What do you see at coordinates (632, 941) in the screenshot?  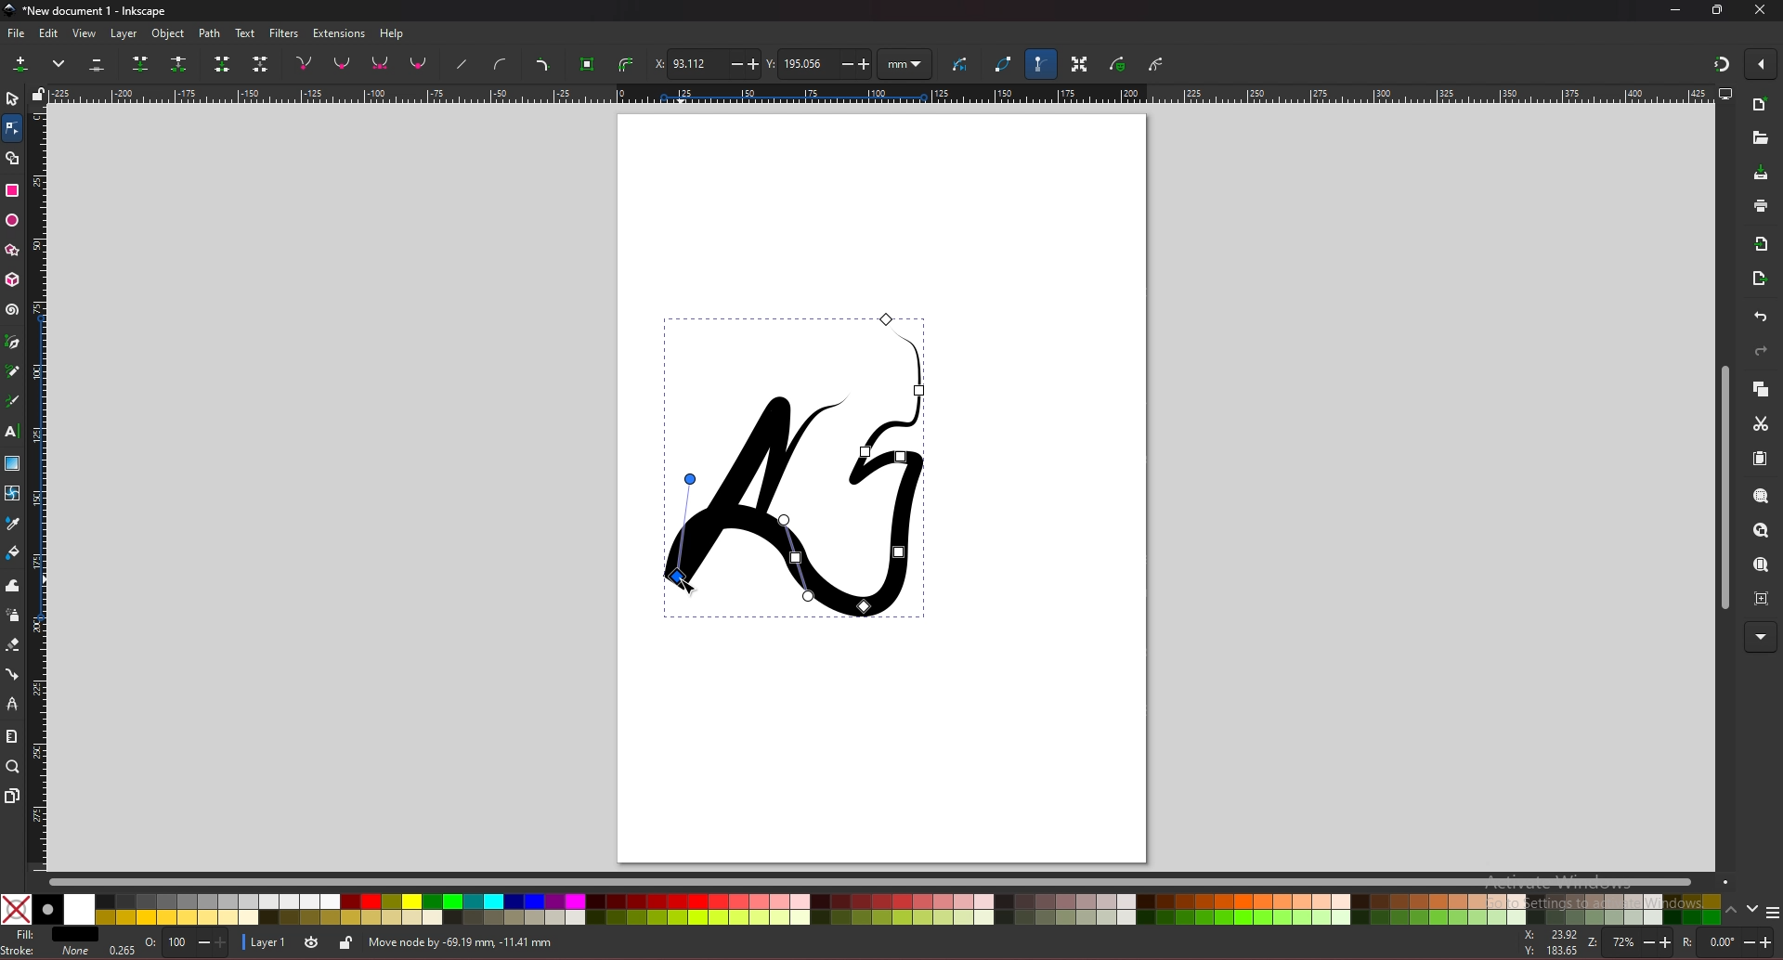 I see `info` at bounding box center [632, 941].